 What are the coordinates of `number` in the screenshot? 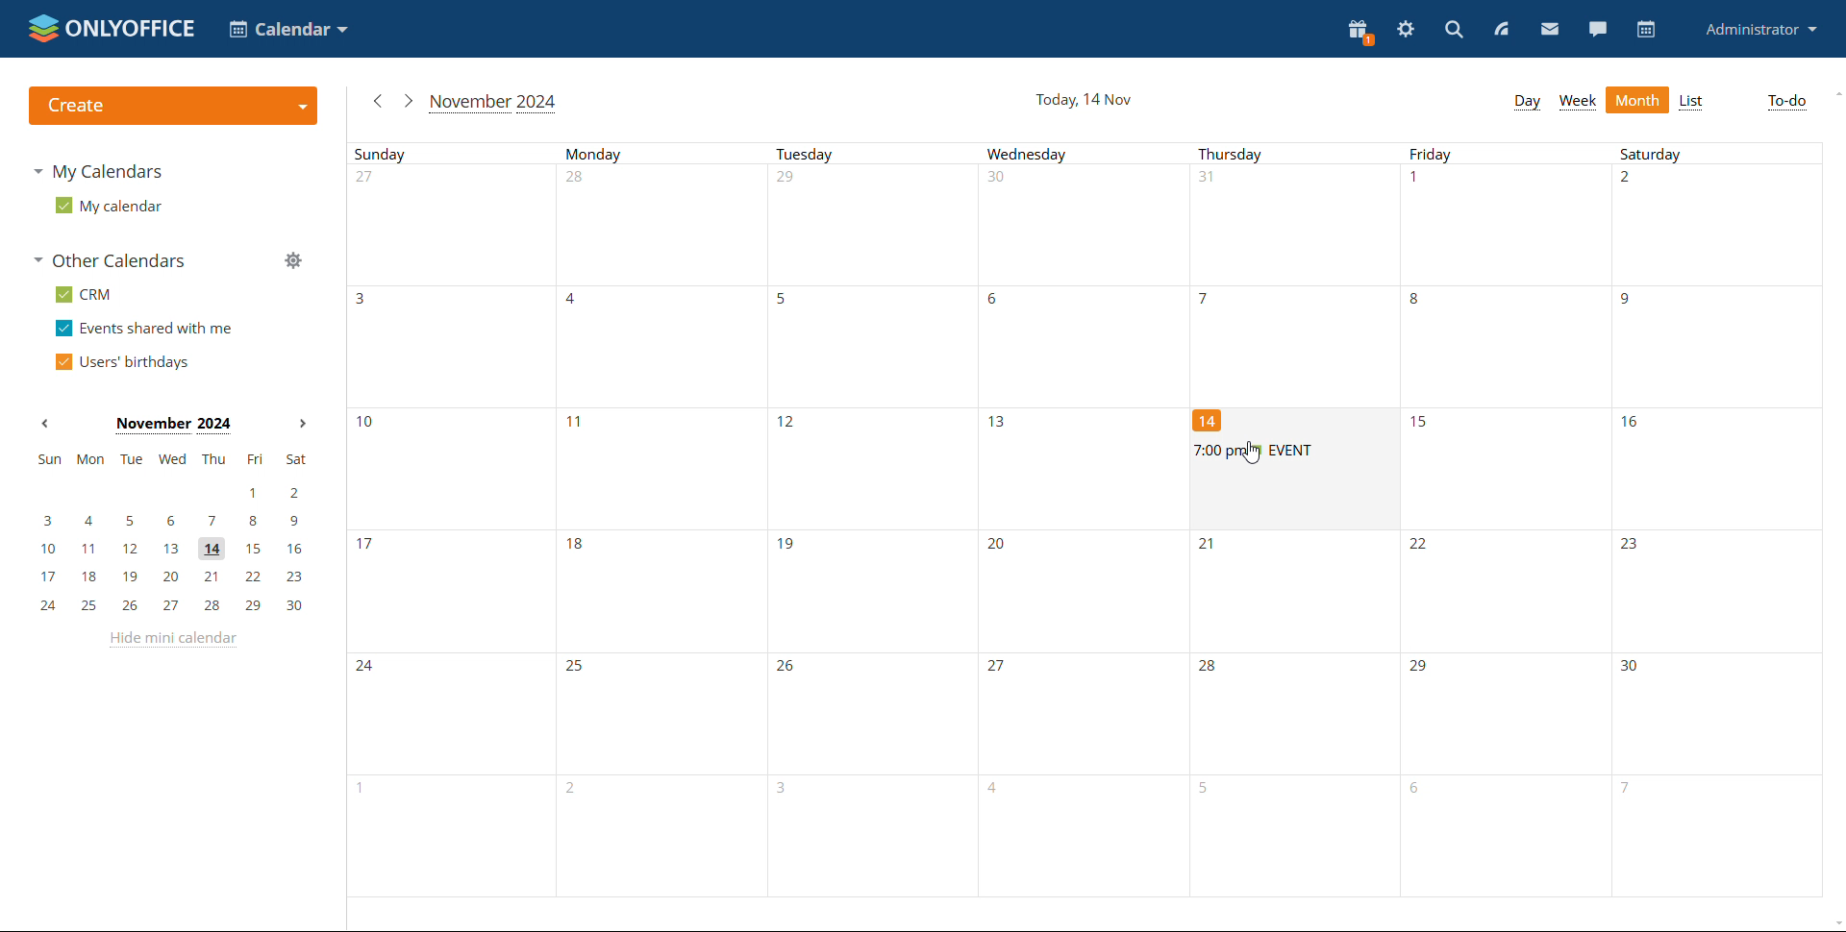 It's located at (1003, 547).